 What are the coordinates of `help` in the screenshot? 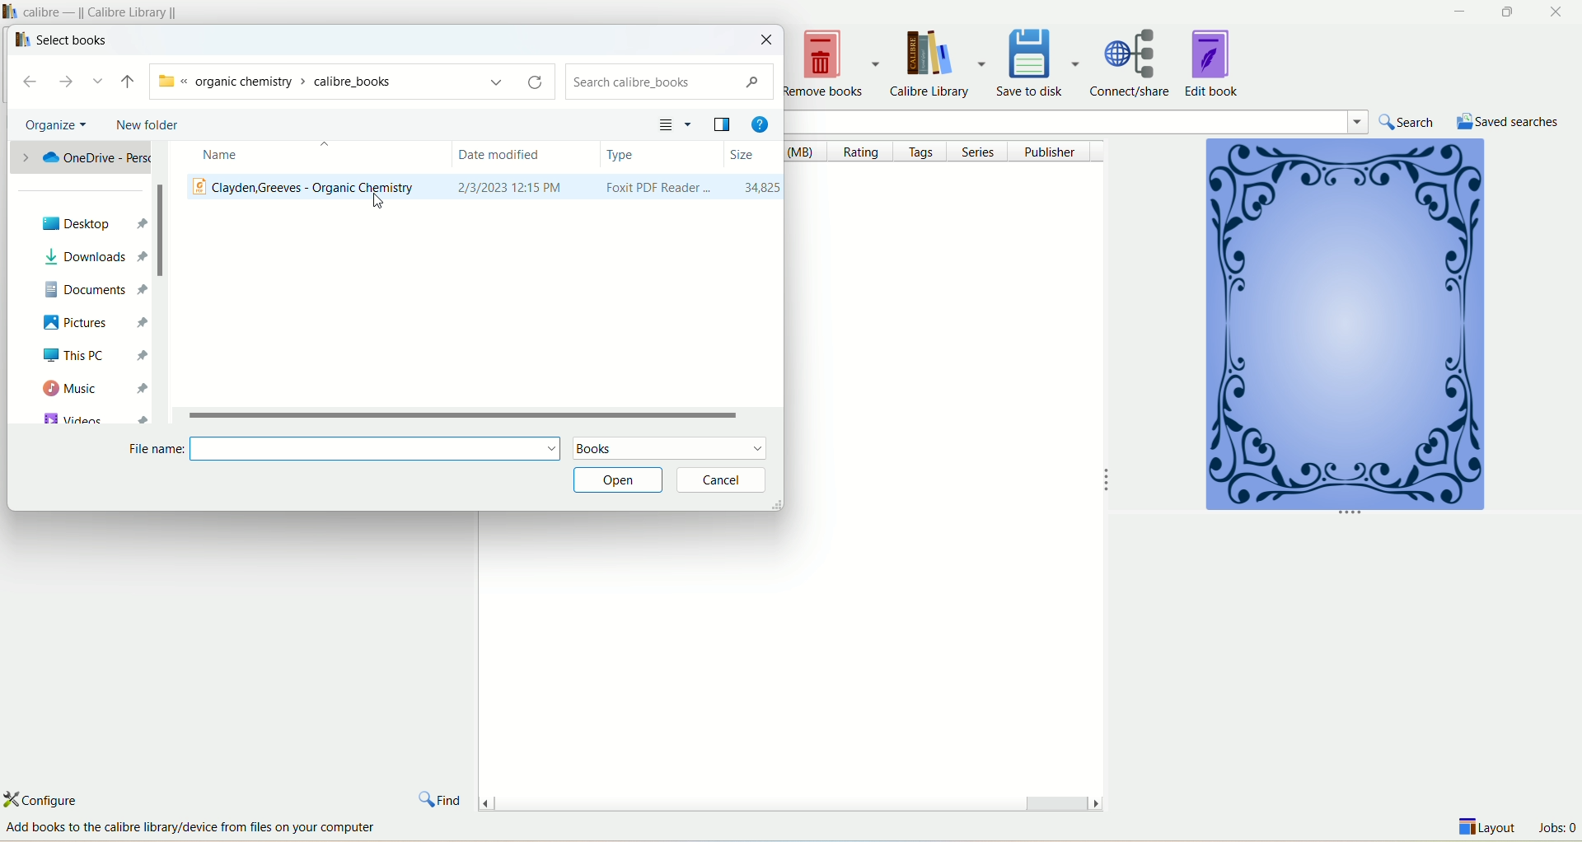 It's located at (759, 120).